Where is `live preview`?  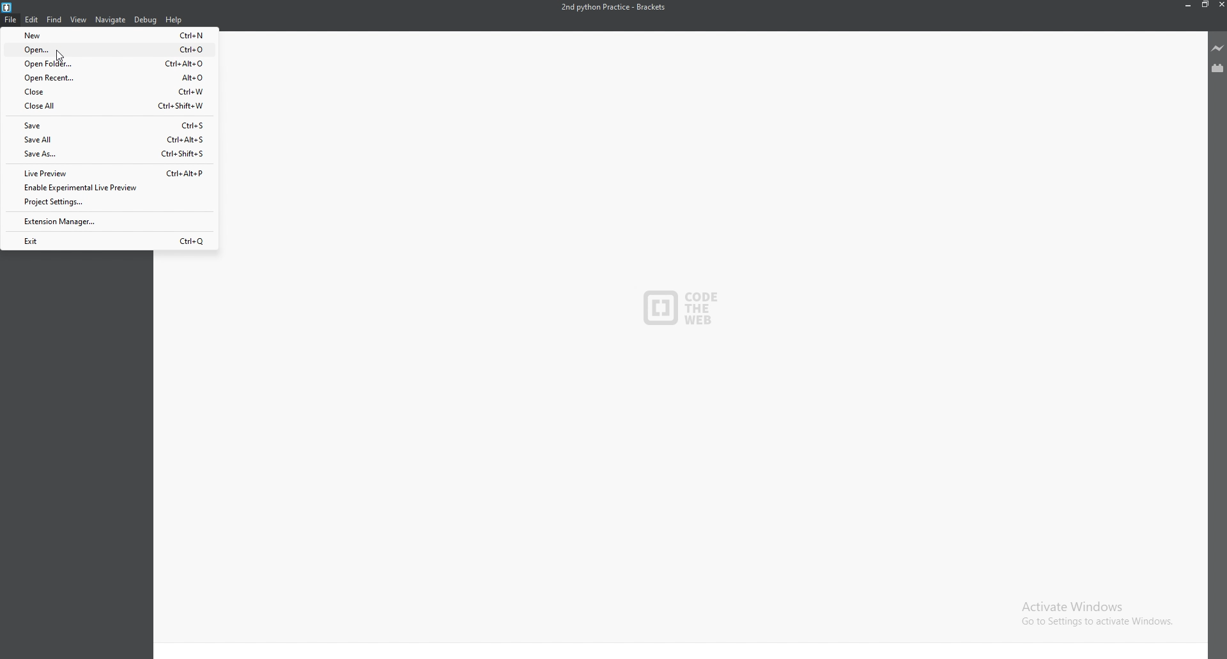 live preview is located at coordinates (1216, 47).